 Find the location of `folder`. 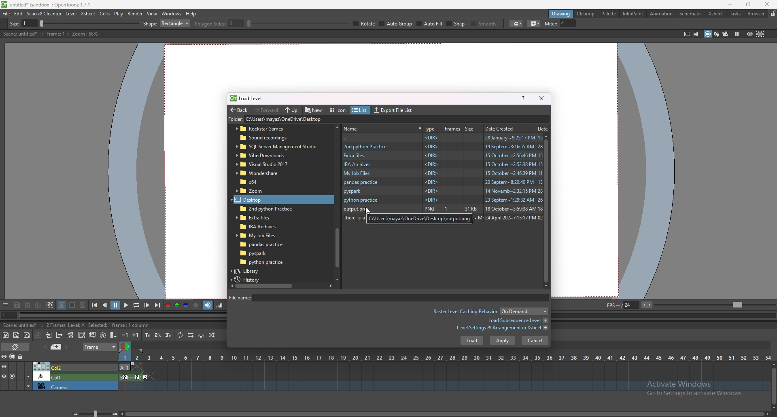

folder is located at coordinates (267, 155).